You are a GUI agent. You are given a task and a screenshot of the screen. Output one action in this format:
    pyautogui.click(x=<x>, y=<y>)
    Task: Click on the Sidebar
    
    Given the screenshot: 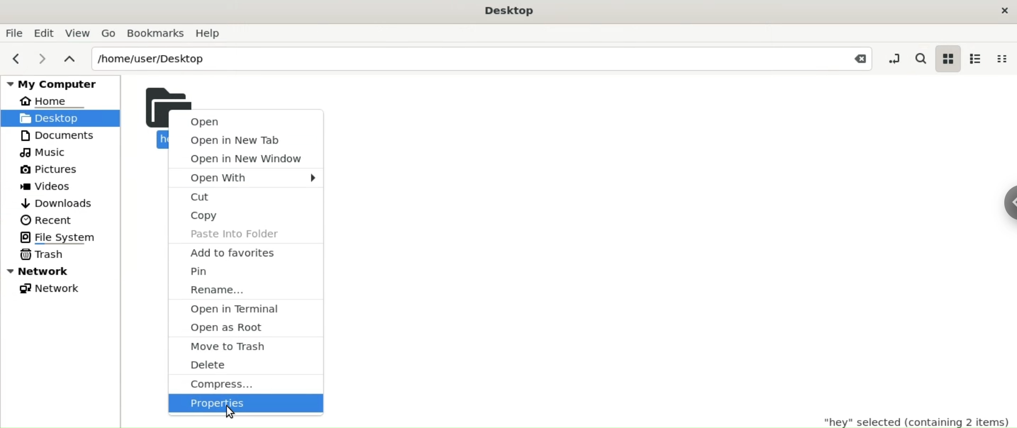 What is the action you would take?
    pyautogui.click(x=1005, y=198)
    